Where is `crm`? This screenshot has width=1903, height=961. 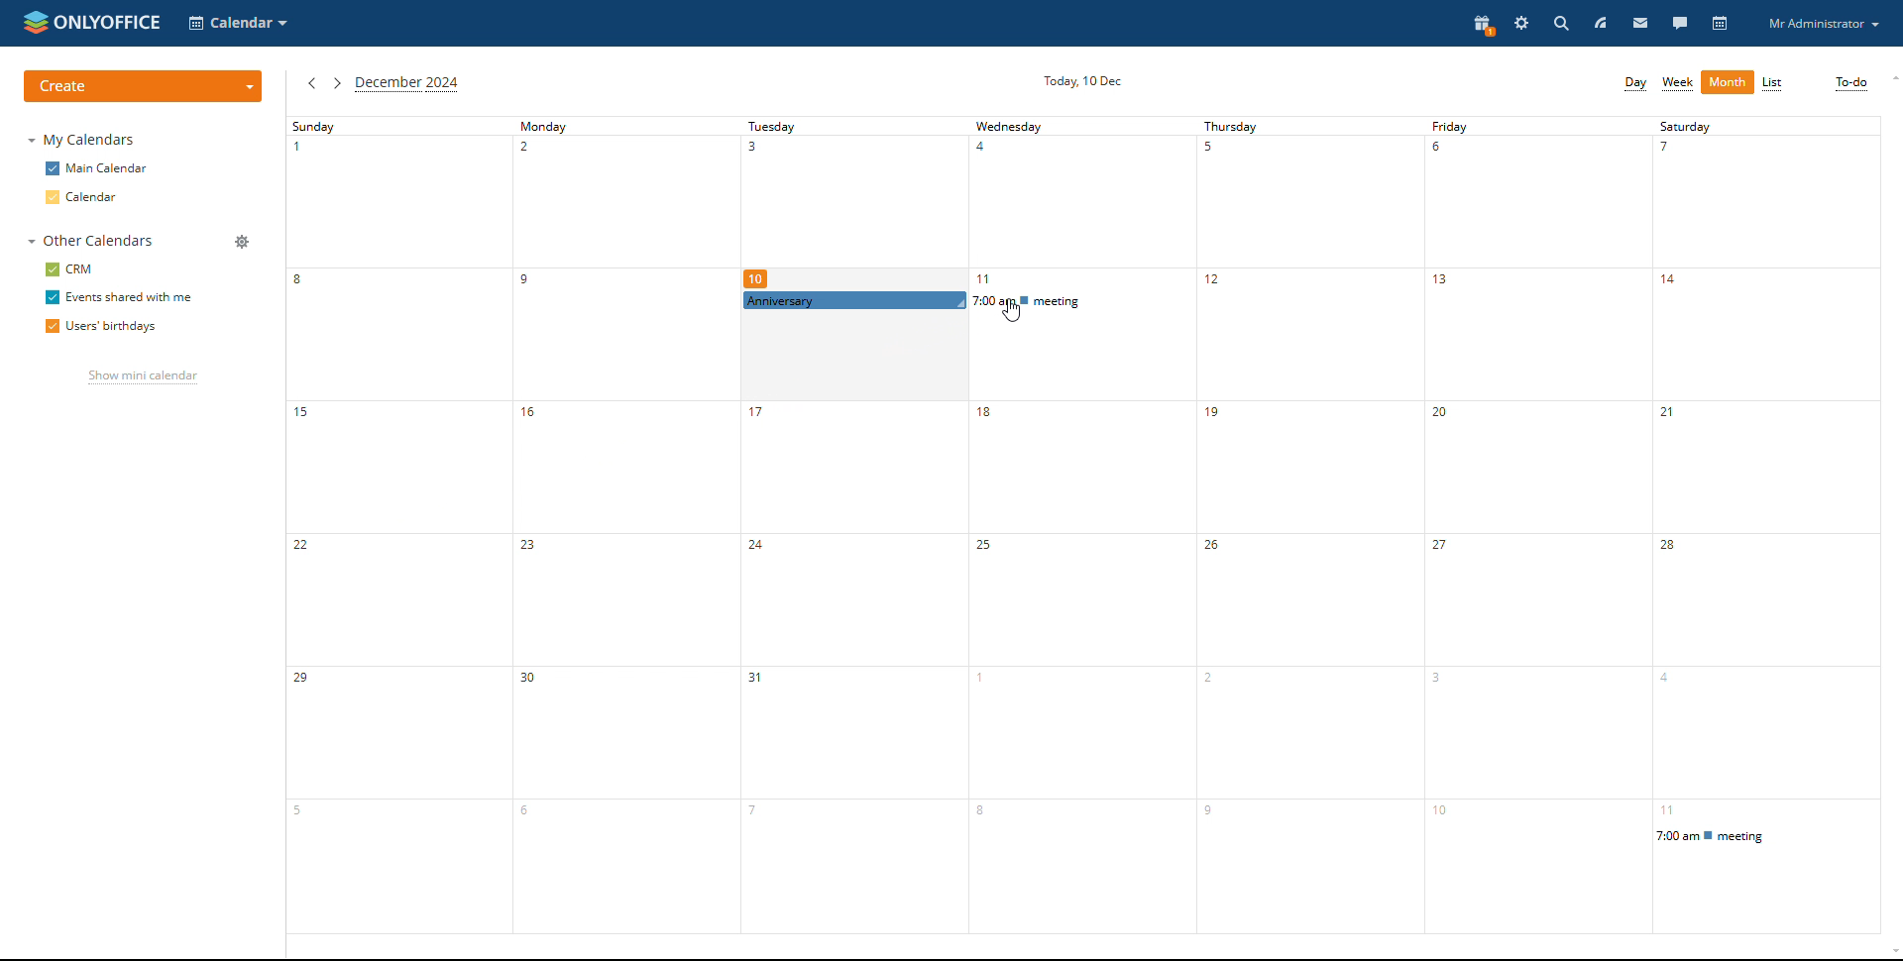 crm is located at coordinates (69, 269).